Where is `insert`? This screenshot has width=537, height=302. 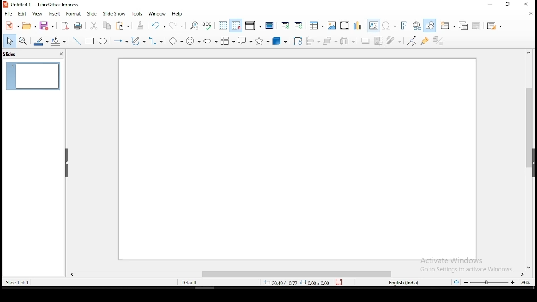
insert is located at coordinates (55, 15).